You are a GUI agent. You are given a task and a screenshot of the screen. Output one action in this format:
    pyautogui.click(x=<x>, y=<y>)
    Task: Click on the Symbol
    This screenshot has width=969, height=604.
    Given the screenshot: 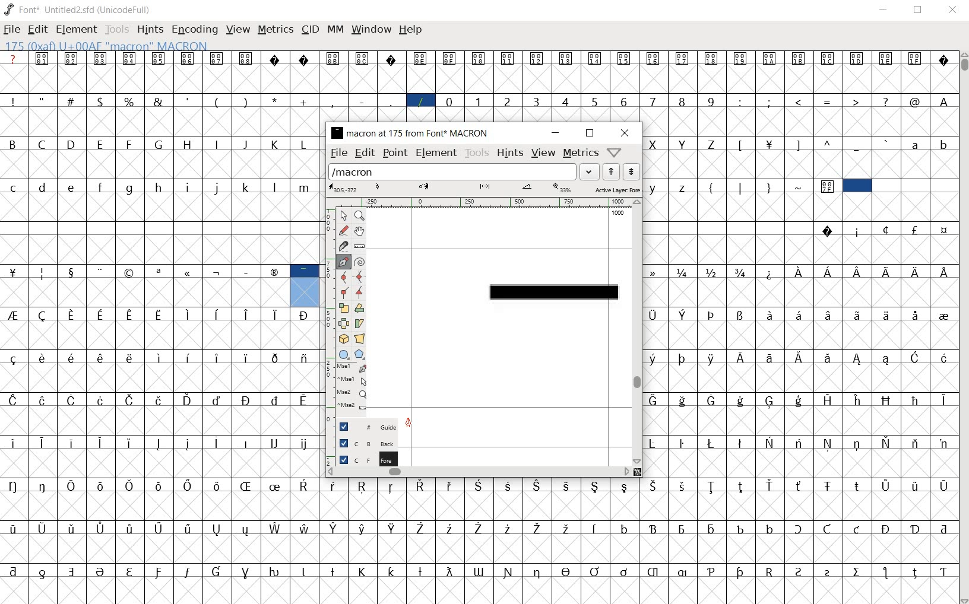 What is the action you would take?
    pyautogui.click(x=742, y=314)
    